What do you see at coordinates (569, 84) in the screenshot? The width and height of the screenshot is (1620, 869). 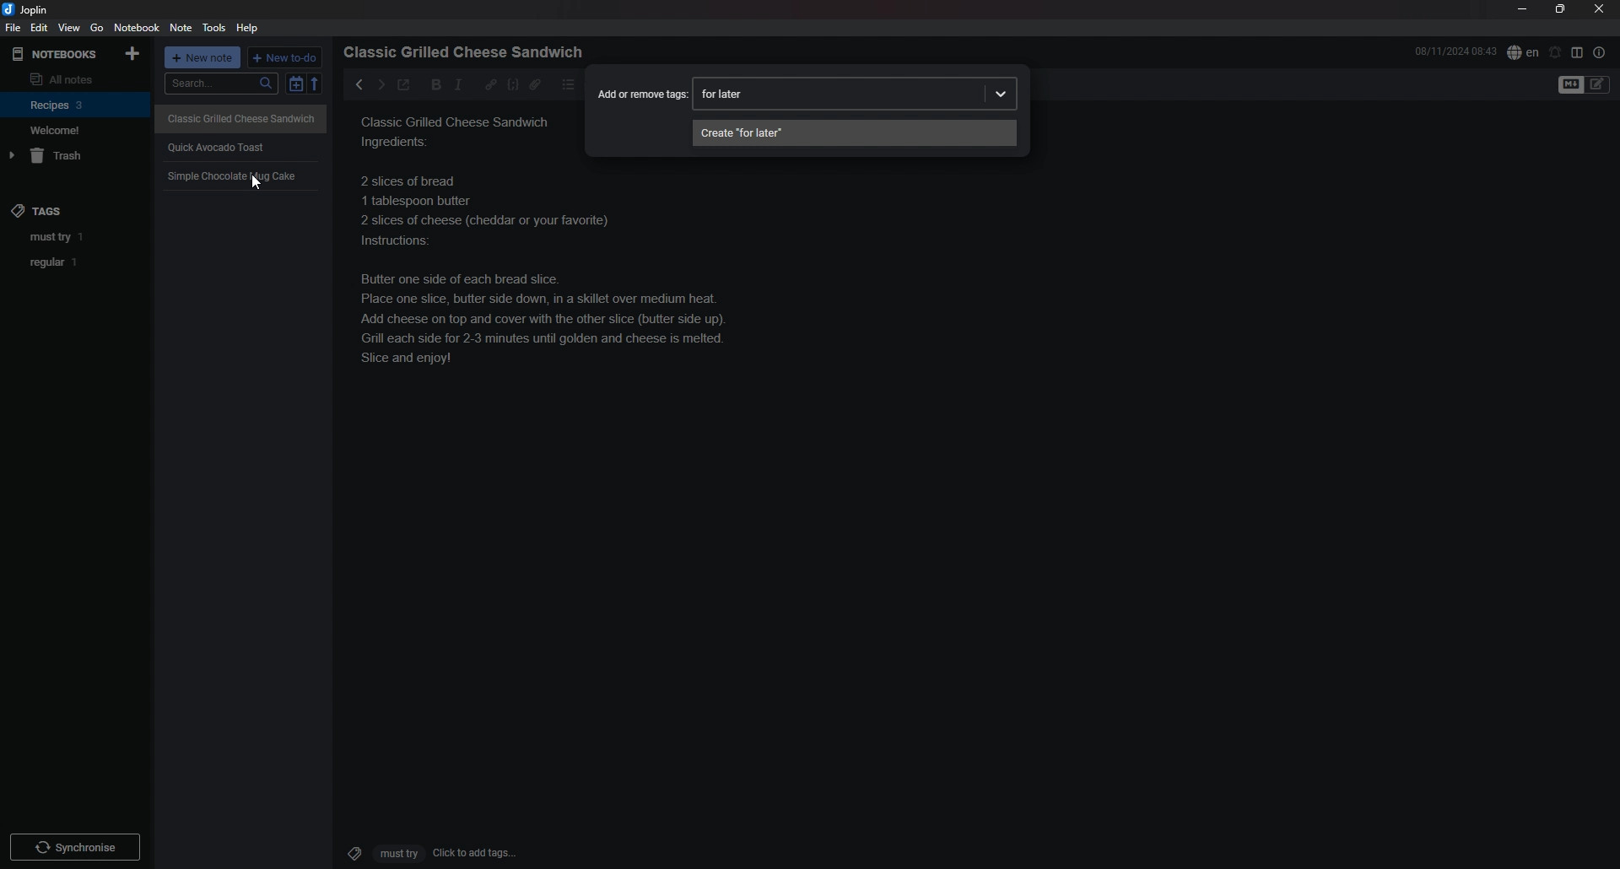 I see `bullet list` at bounding box center [569, 84].